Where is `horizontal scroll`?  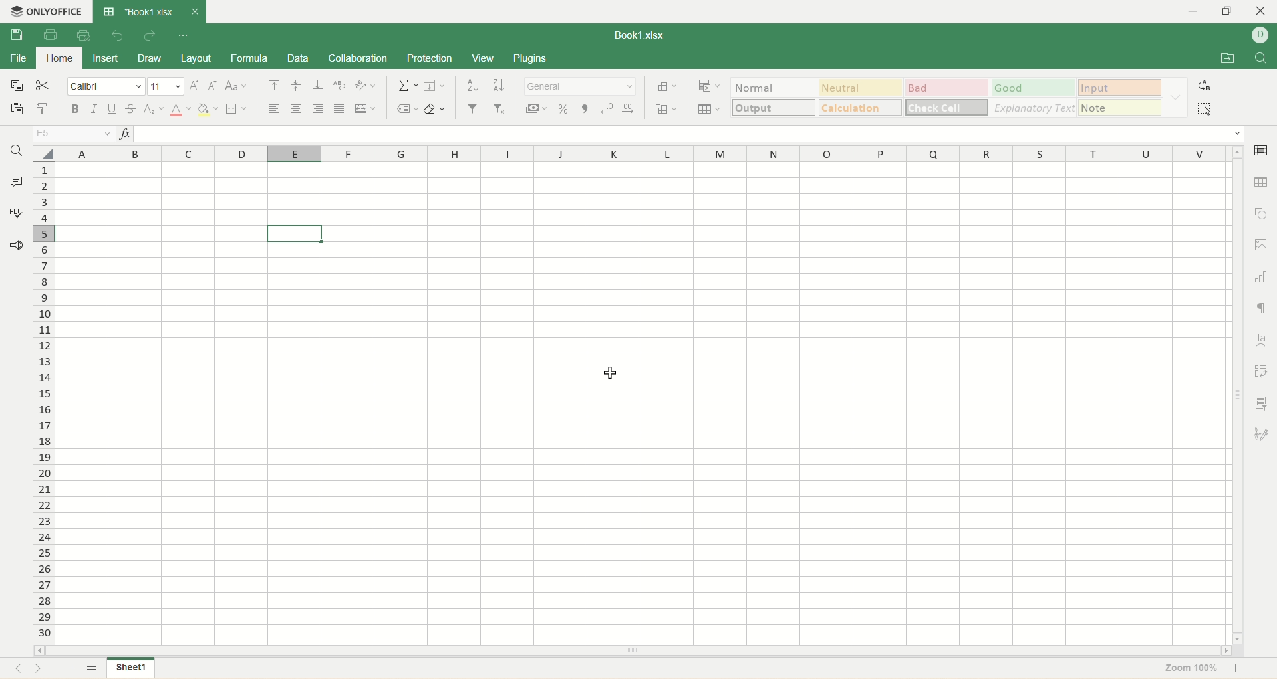 horizontal scroll is located at coordinates (631, 651).